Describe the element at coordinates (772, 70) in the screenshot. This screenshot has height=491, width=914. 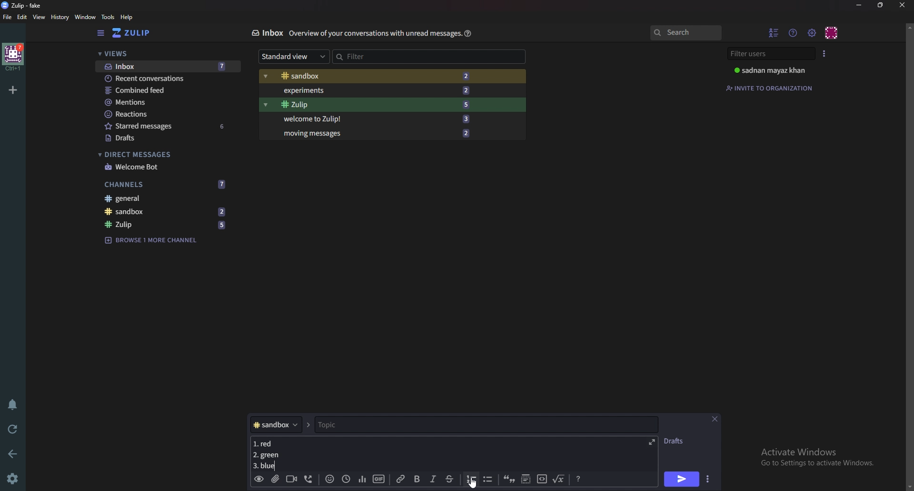
I see `User` at that location.